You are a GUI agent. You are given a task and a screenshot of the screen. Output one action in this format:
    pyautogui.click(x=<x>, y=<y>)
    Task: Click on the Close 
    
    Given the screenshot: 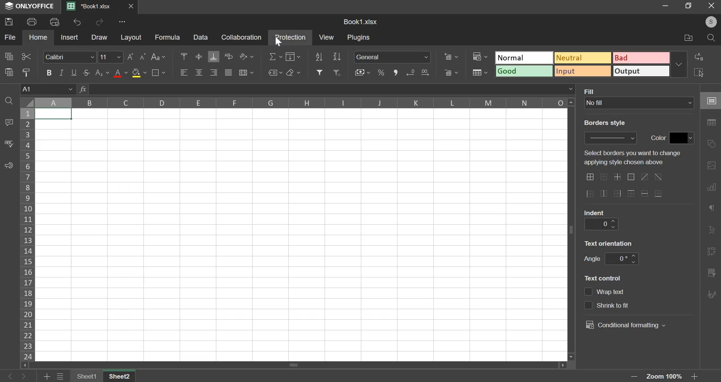 What is the action you would take?
    pyautogui.click(x=132, y=6)
    